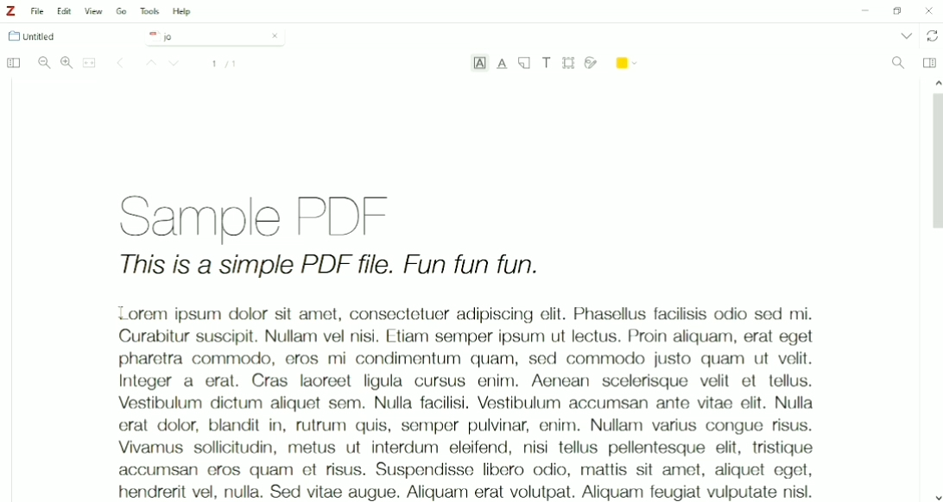 The width and height of the screenshot is (943, 502). What do you see at coordinates (40, 36) in the screenshot?
I see `Untitled` at bounding box center [40, 36].